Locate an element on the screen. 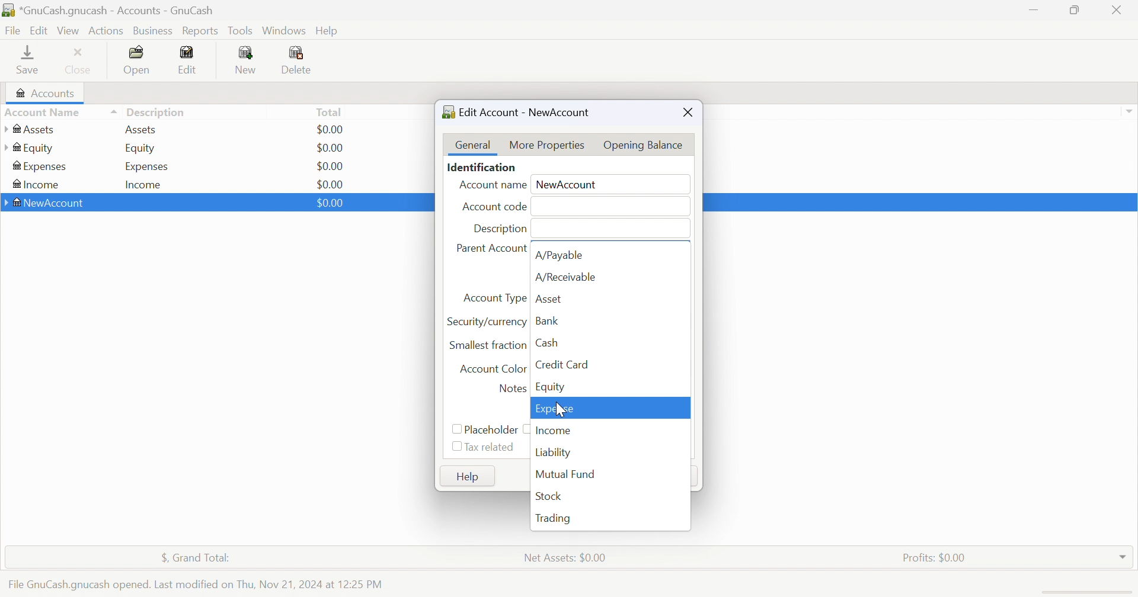 Image resolution: width=1138 pixels, height=597 pixels. Account Type is located at coordinates (493, 299).